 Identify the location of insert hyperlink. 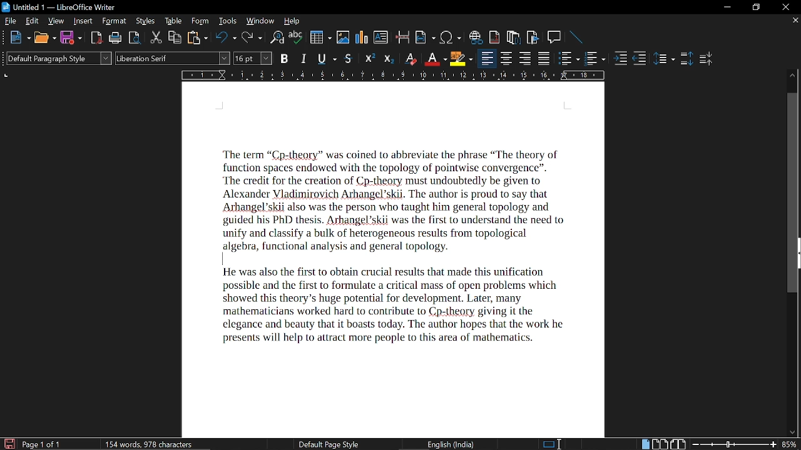
(476, 38).